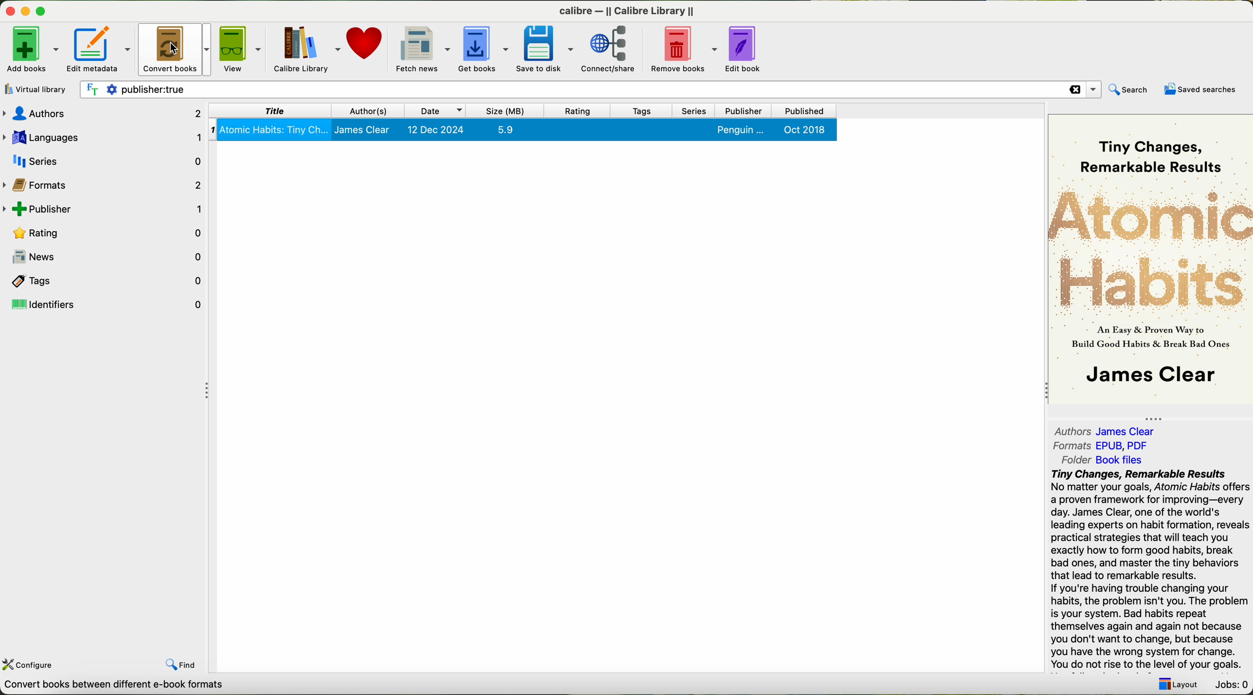 The width and height of the screenshot is (1253, 695). I want to click on configure, so click(29, 665).